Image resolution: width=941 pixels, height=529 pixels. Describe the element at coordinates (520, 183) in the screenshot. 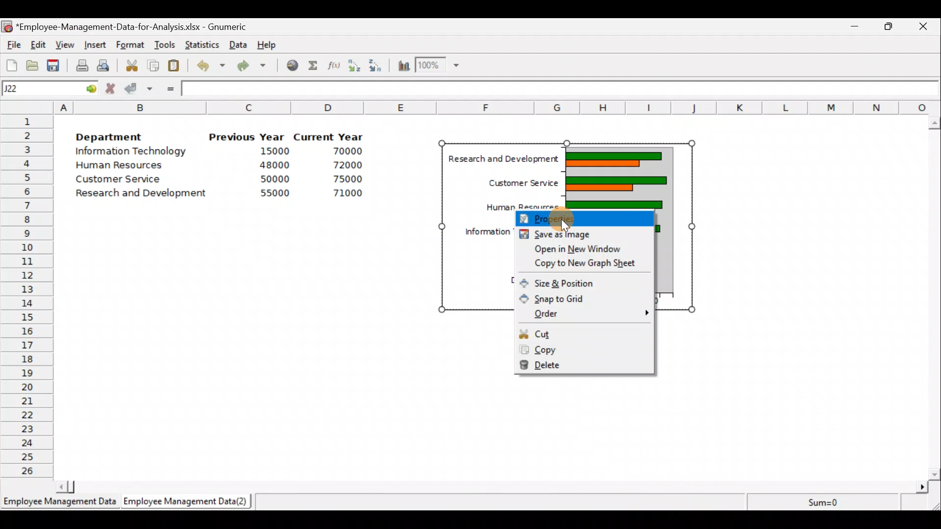

I see `Customer Service |` at that location.